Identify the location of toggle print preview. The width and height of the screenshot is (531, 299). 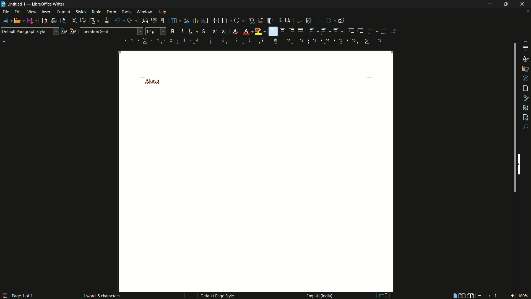
(63, 21).